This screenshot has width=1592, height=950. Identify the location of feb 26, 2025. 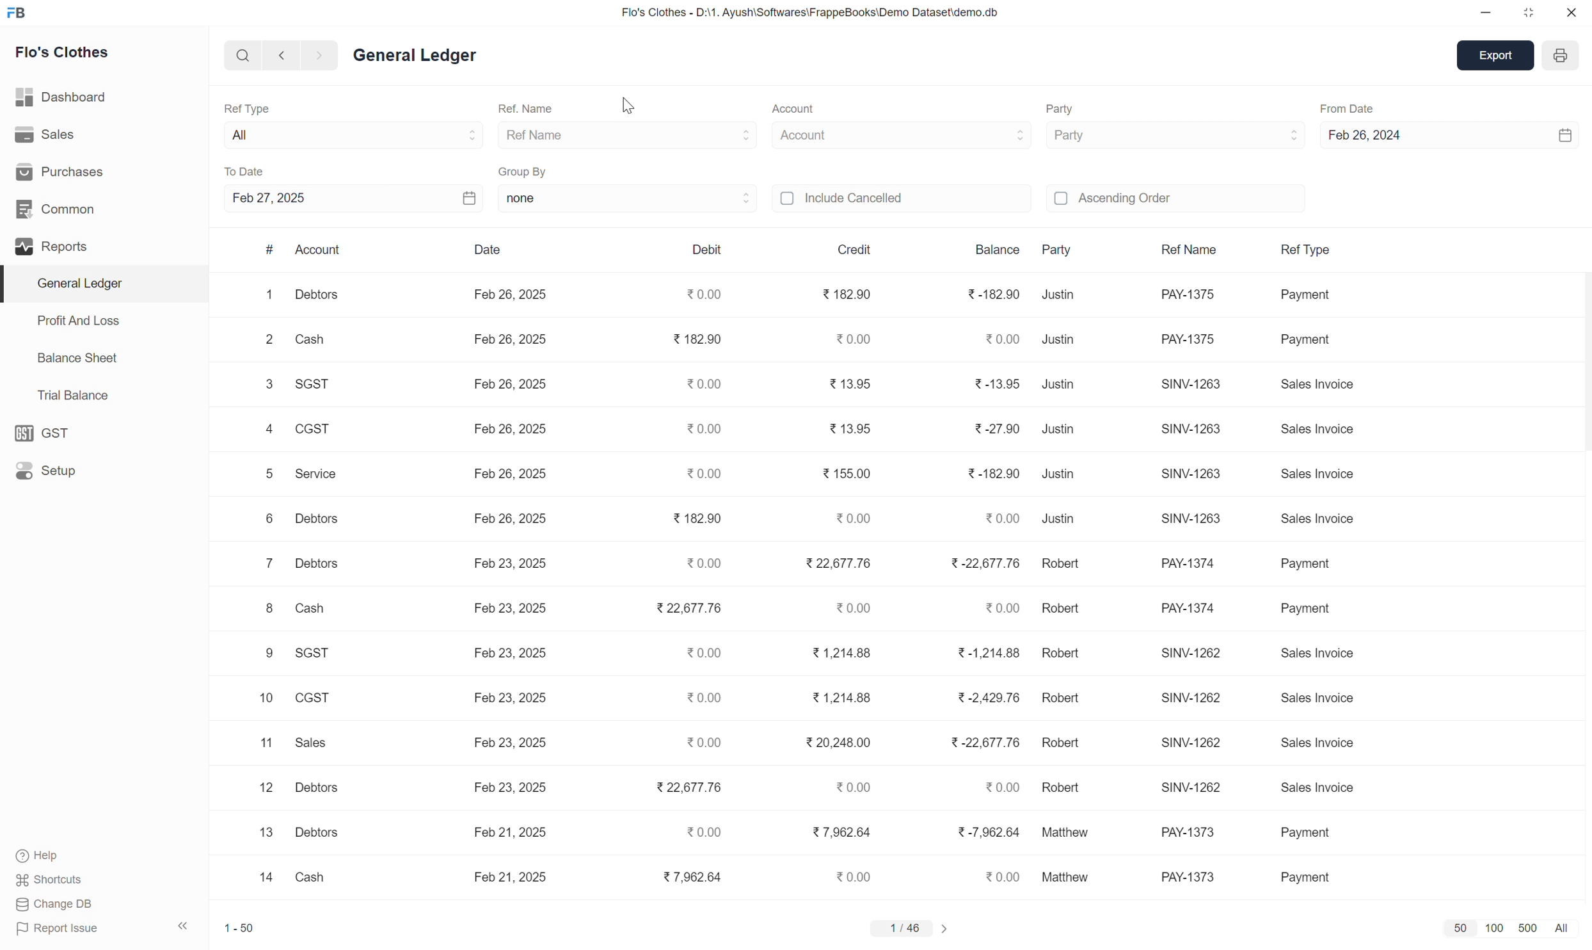
(509, 565).